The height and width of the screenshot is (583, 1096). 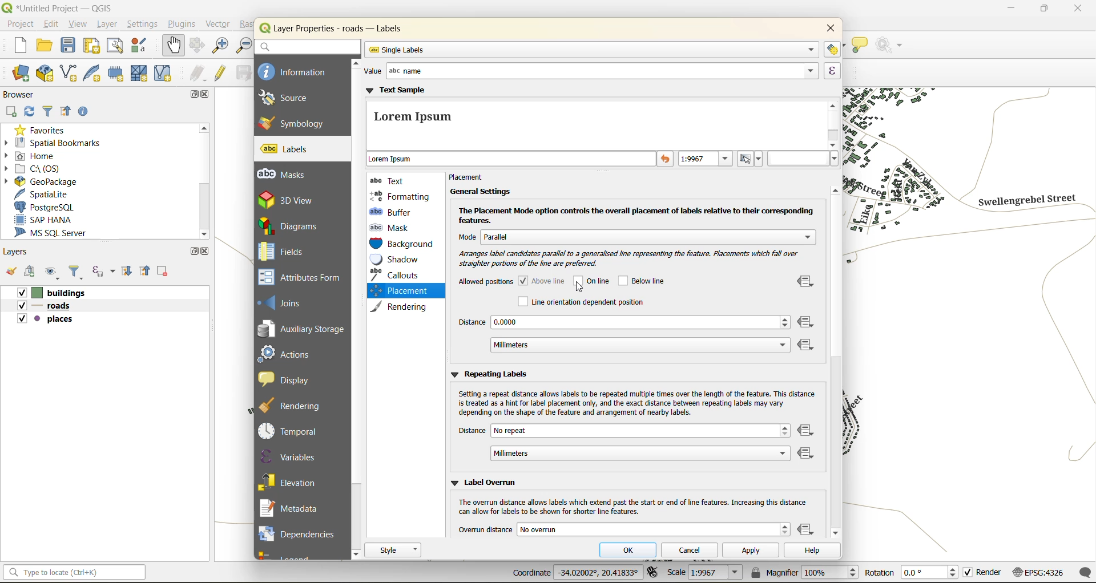 I want to click on single labels, so click(x=591, y=50).